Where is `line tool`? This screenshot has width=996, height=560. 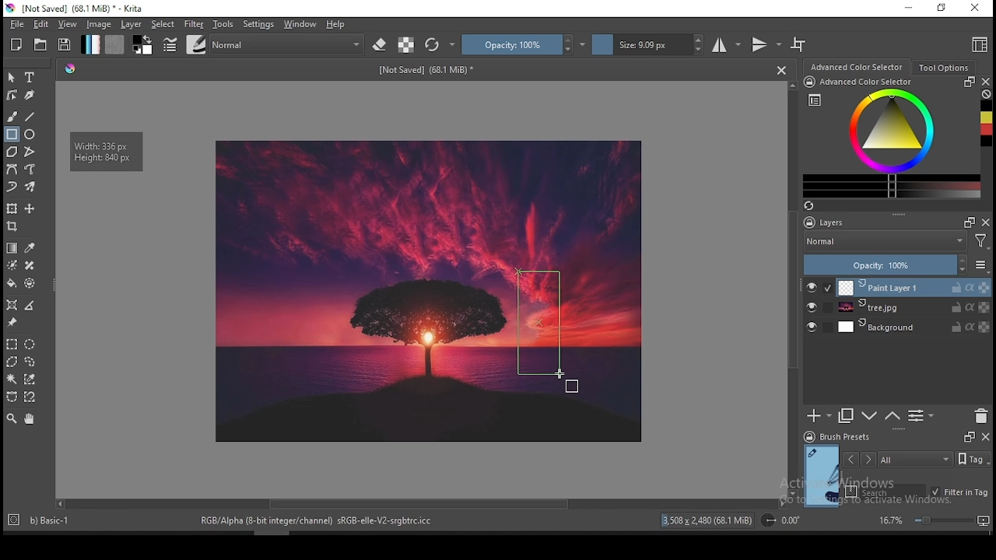 line tool is located at coordinates (32, 116).